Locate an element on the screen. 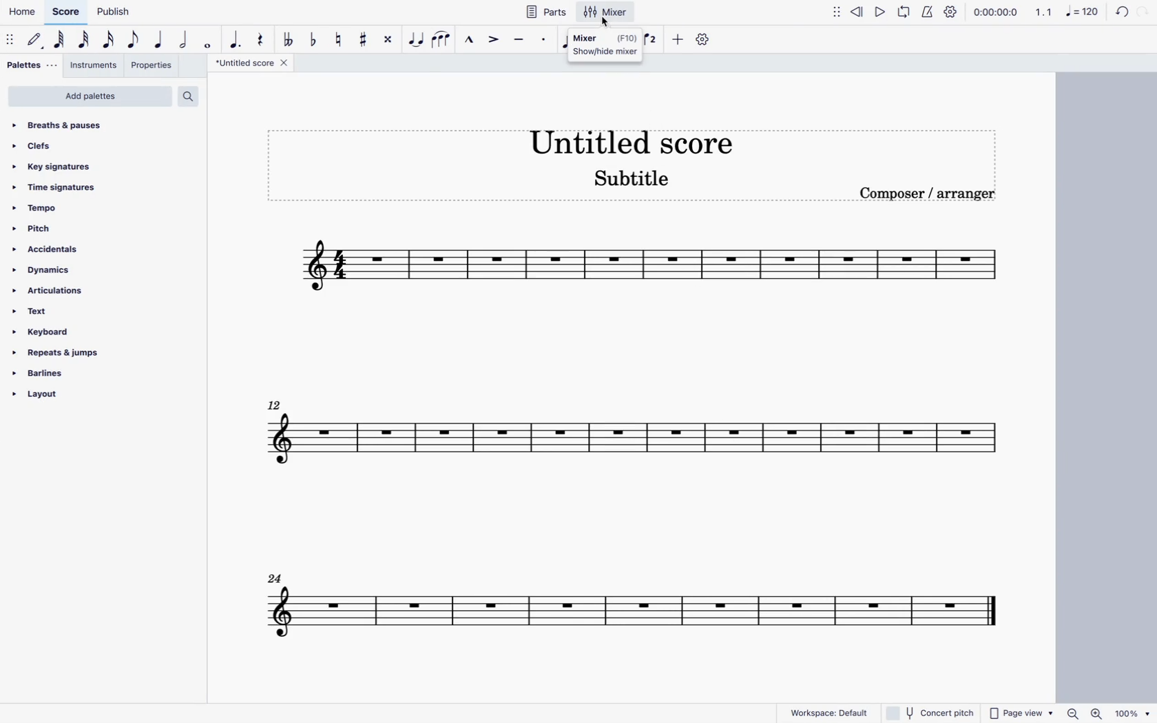 The width and height of the screenshot is (1157, 723). composer / arranger is located at coordinates (929, 193).